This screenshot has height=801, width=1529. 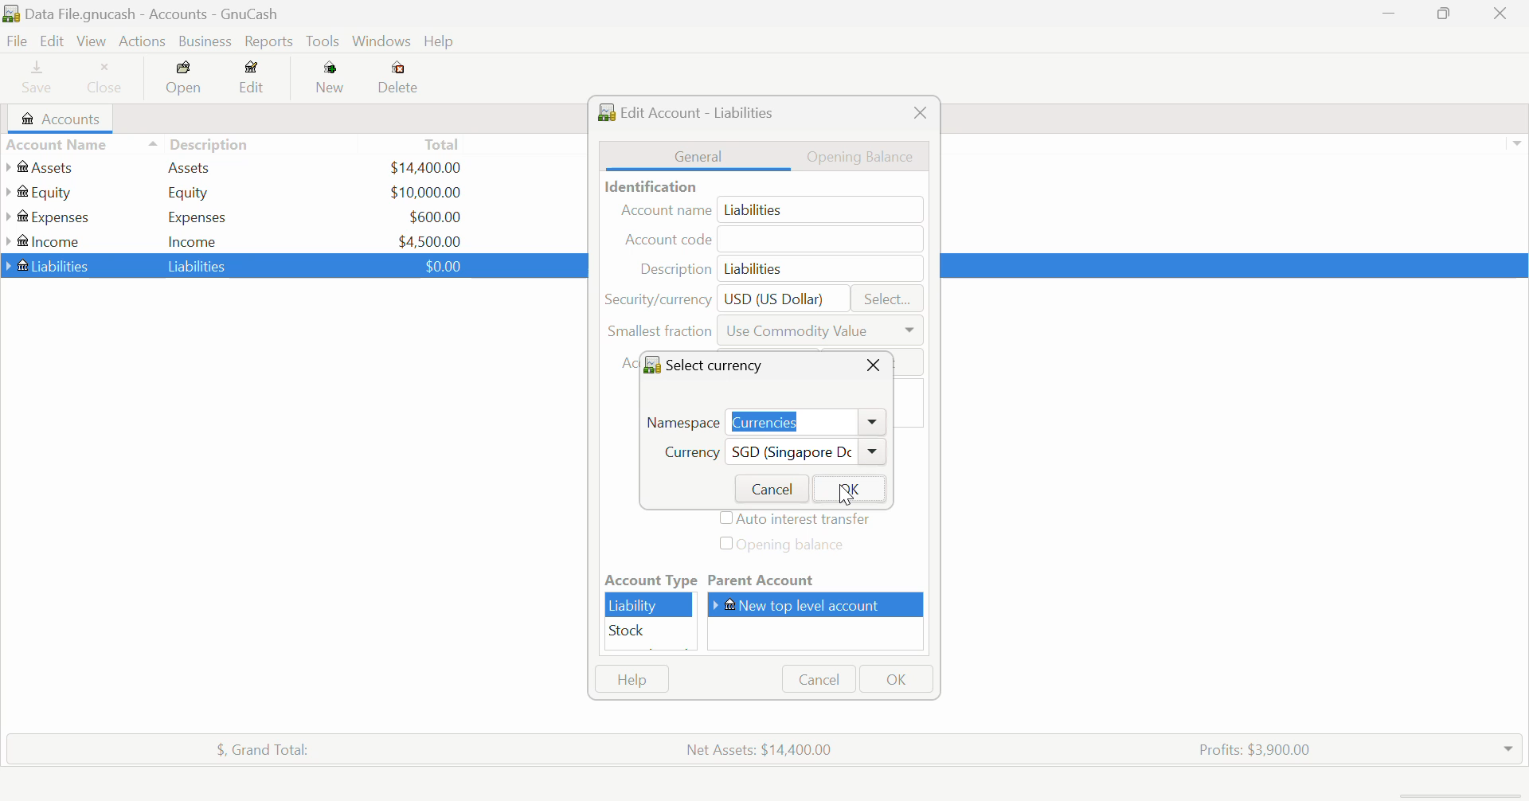 I want to click on USD, so click(x=435, y=217).